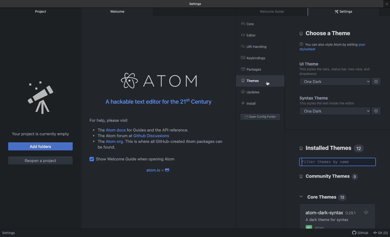 The height and width of the screenshot is (237, 390). I want to click on @ You can also style Atom by editing your
stylesheet, so click(331, 48).